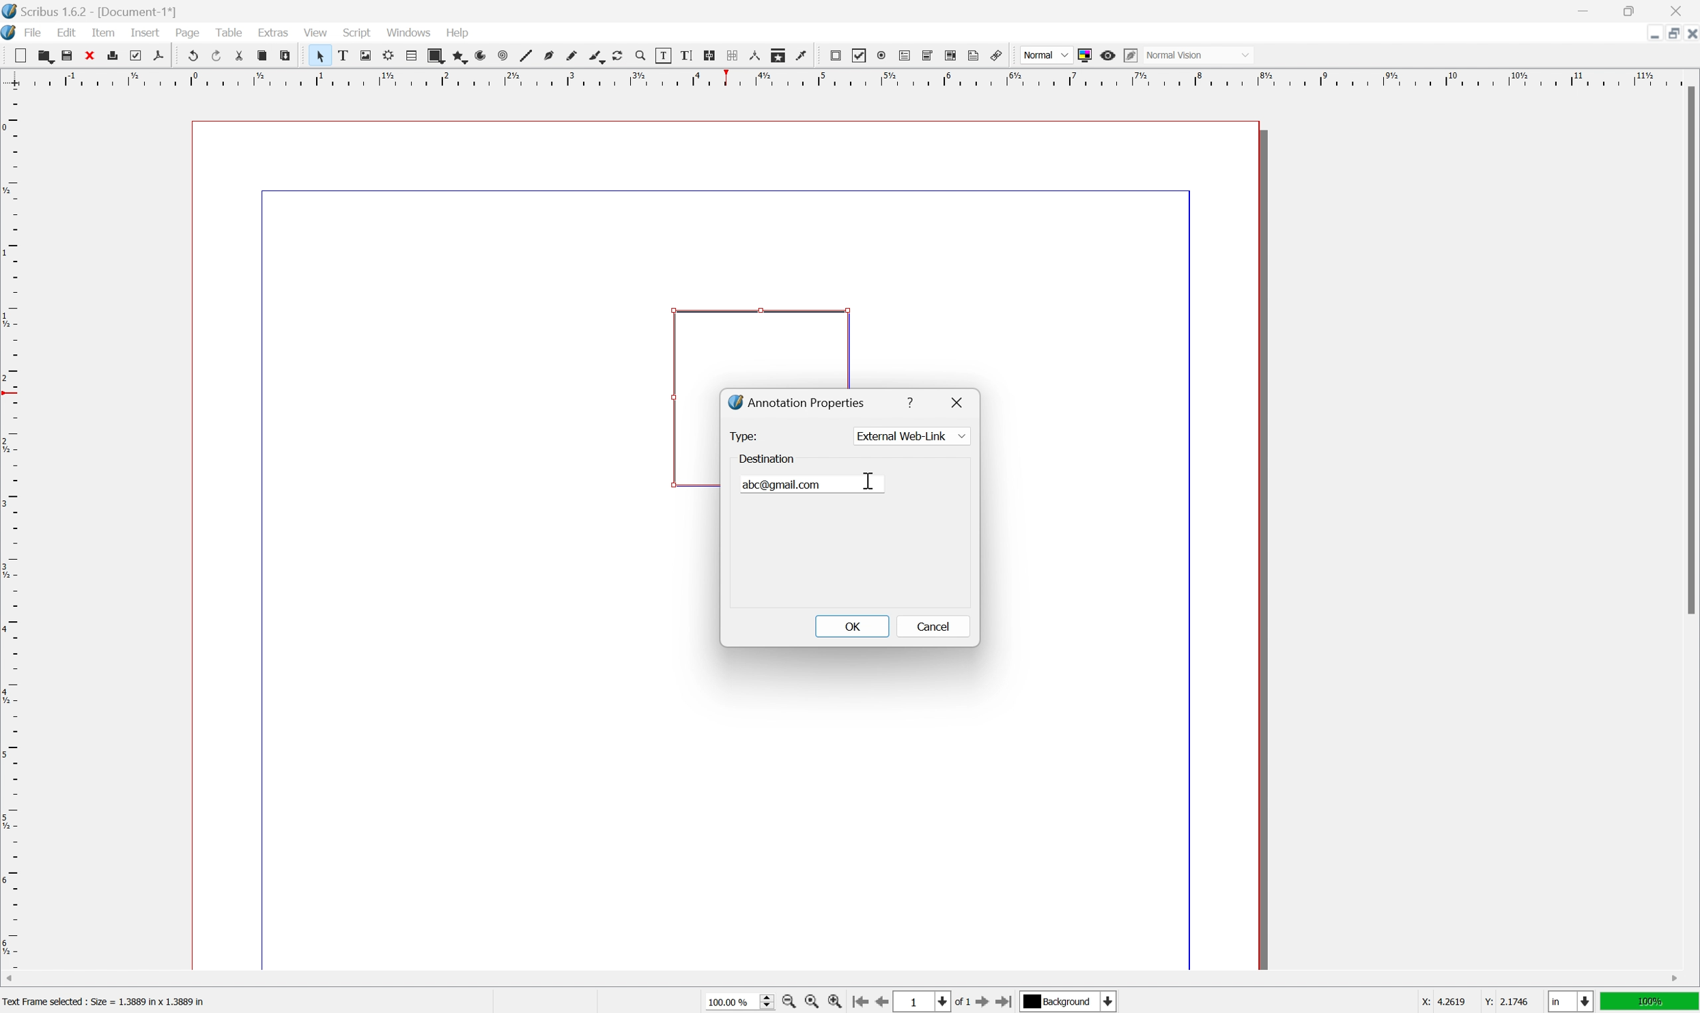 Image resolution: width=1700 pixels, height=1013 pixels. I want to click on go to previous page, so click(879, 1001).